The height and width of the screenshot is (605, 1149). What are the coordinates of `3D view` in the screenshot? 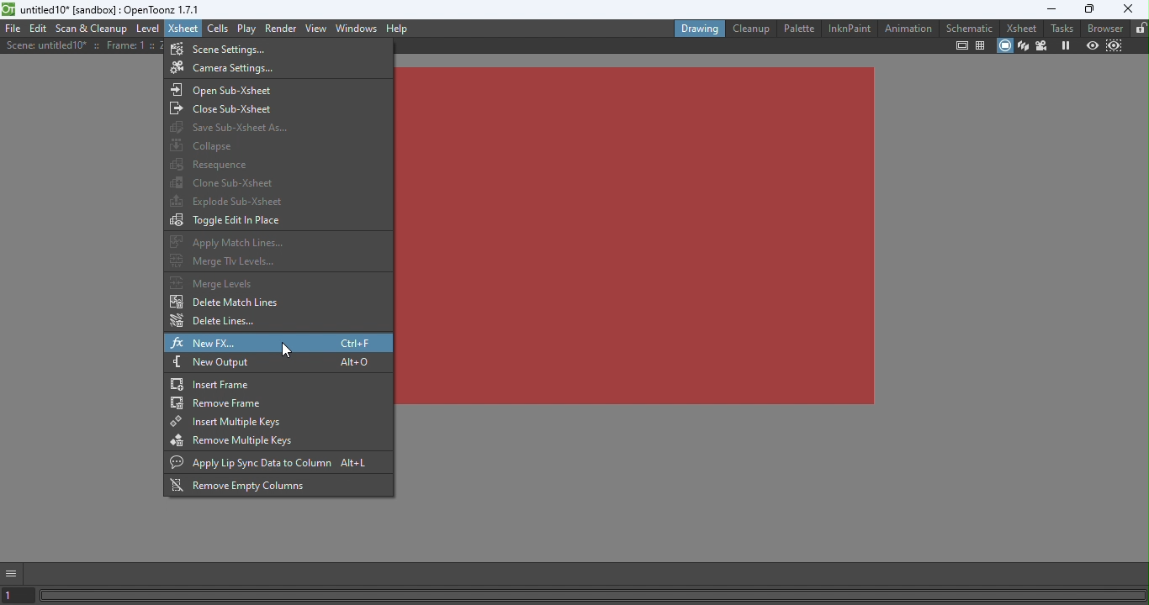 It's located at (1024, 45).